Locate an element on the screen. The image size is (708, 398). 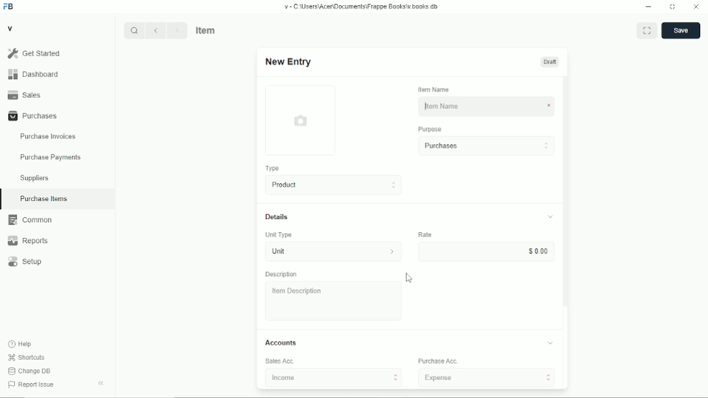
toggle sidebar is located at coordinates (102, 383).